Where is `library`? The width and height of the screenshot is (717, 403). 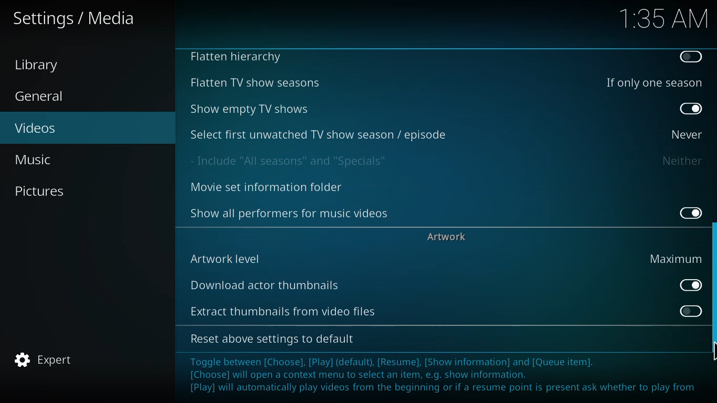
library is located at coordinates (40, 65).